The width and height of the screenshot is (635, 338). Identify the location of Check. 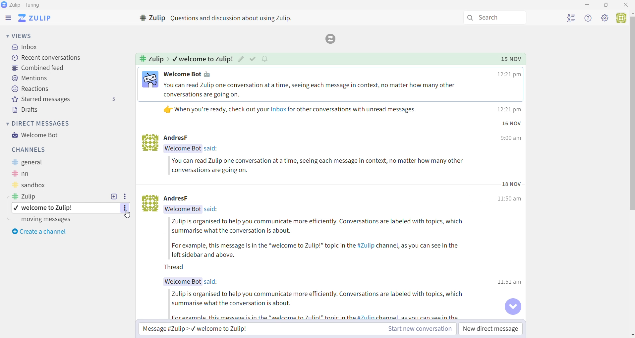
(253, 59).